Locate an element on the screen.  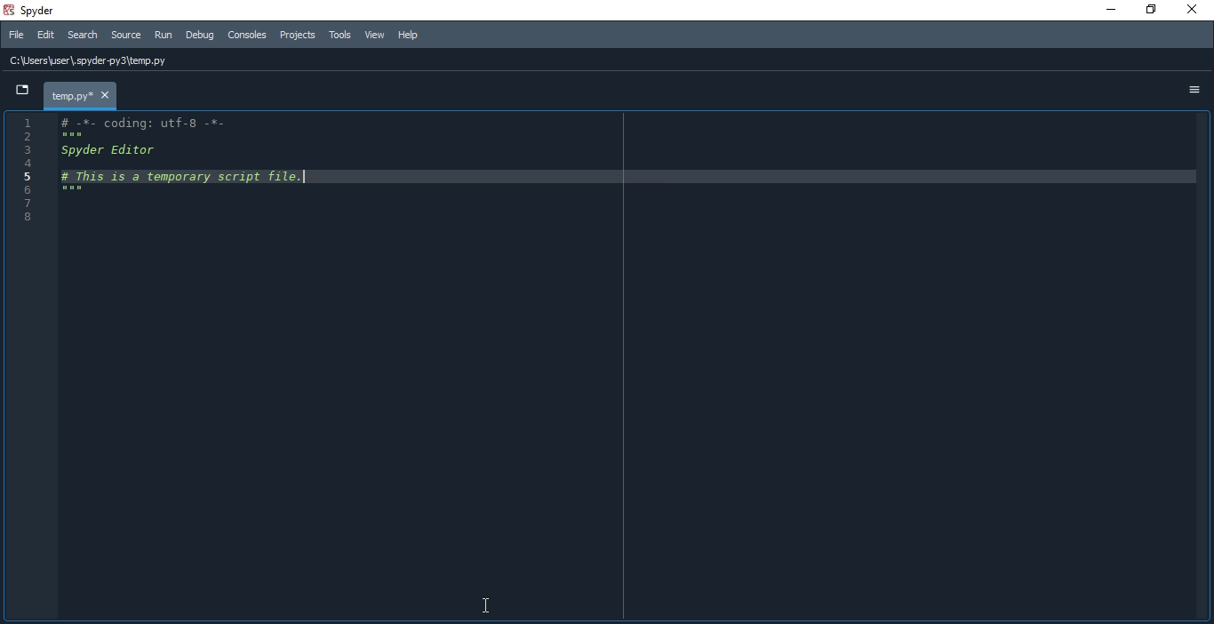
code is located at coordinates (182, 163).